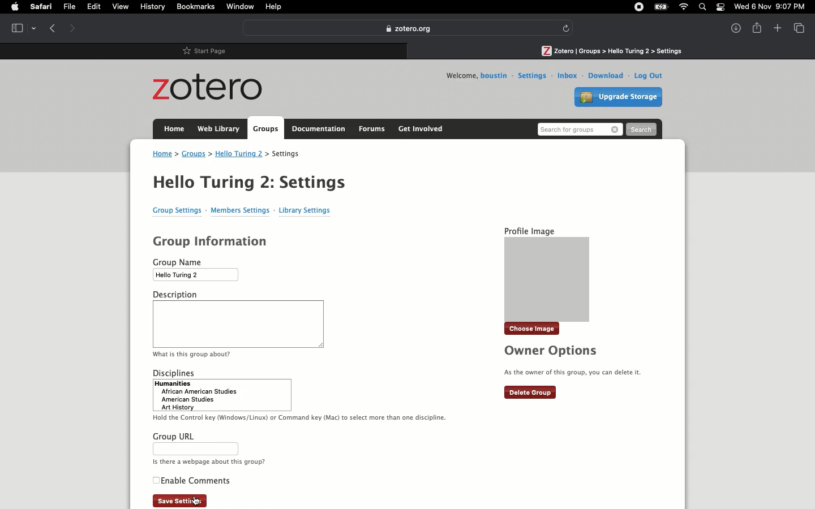  Describe the element at coordinates (757, 27) in the screenshot. I see `Share` at that location.